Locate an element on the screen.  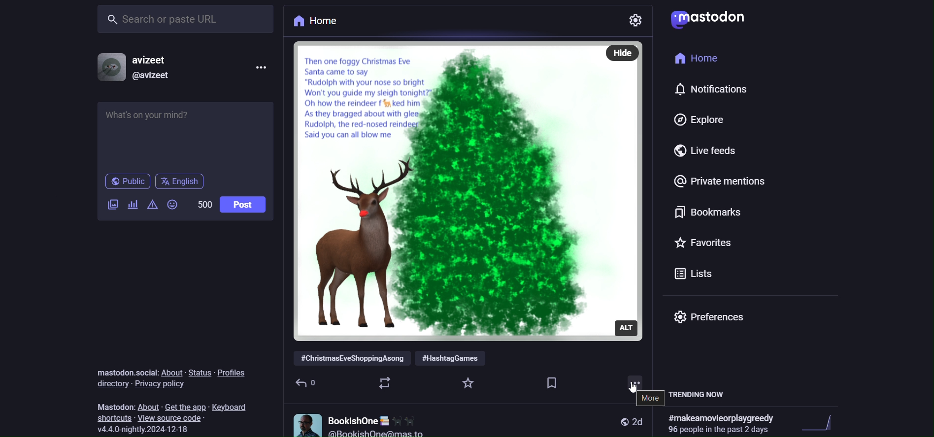
mastodon logo is located at coordinates (708, 18).